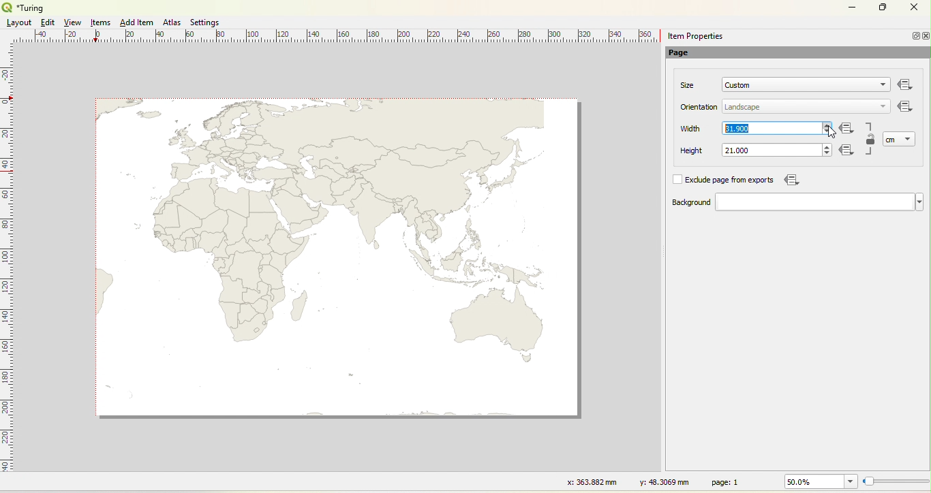 This screenshot has height=493, width=931. I want to click on decrease, so click(827, 132).